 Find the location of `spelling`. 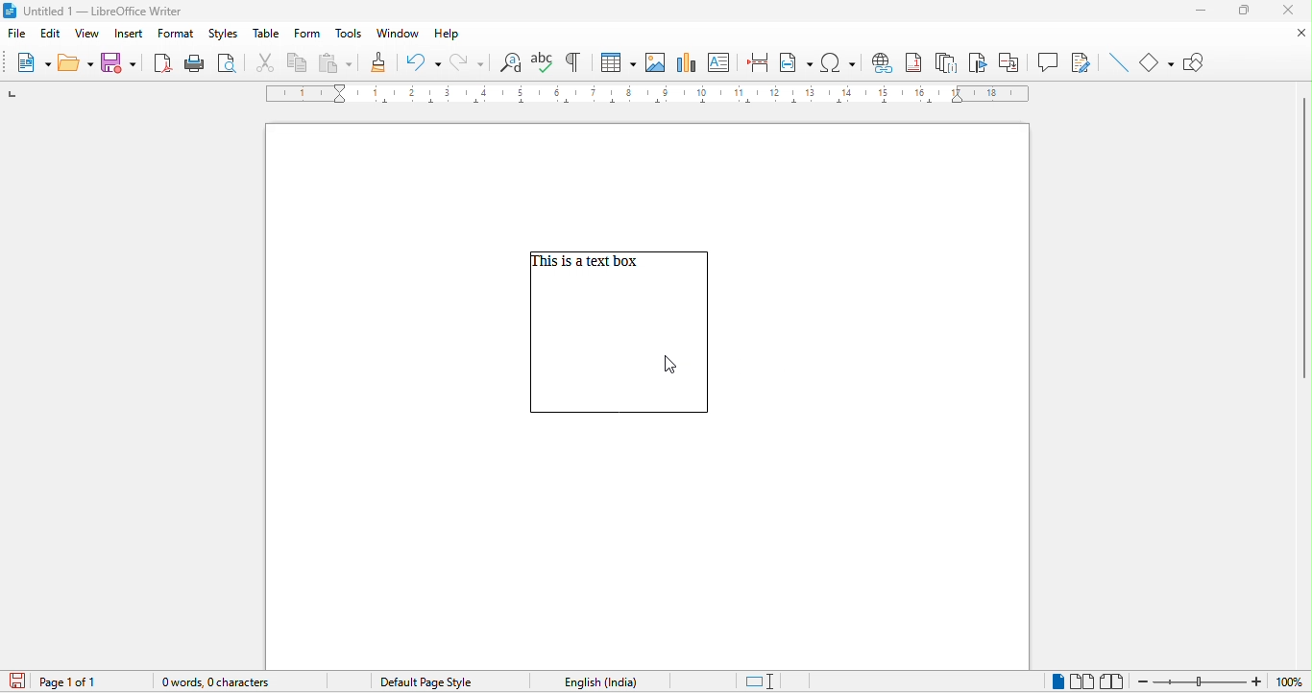

spelling is located at coordinates (542, 62).